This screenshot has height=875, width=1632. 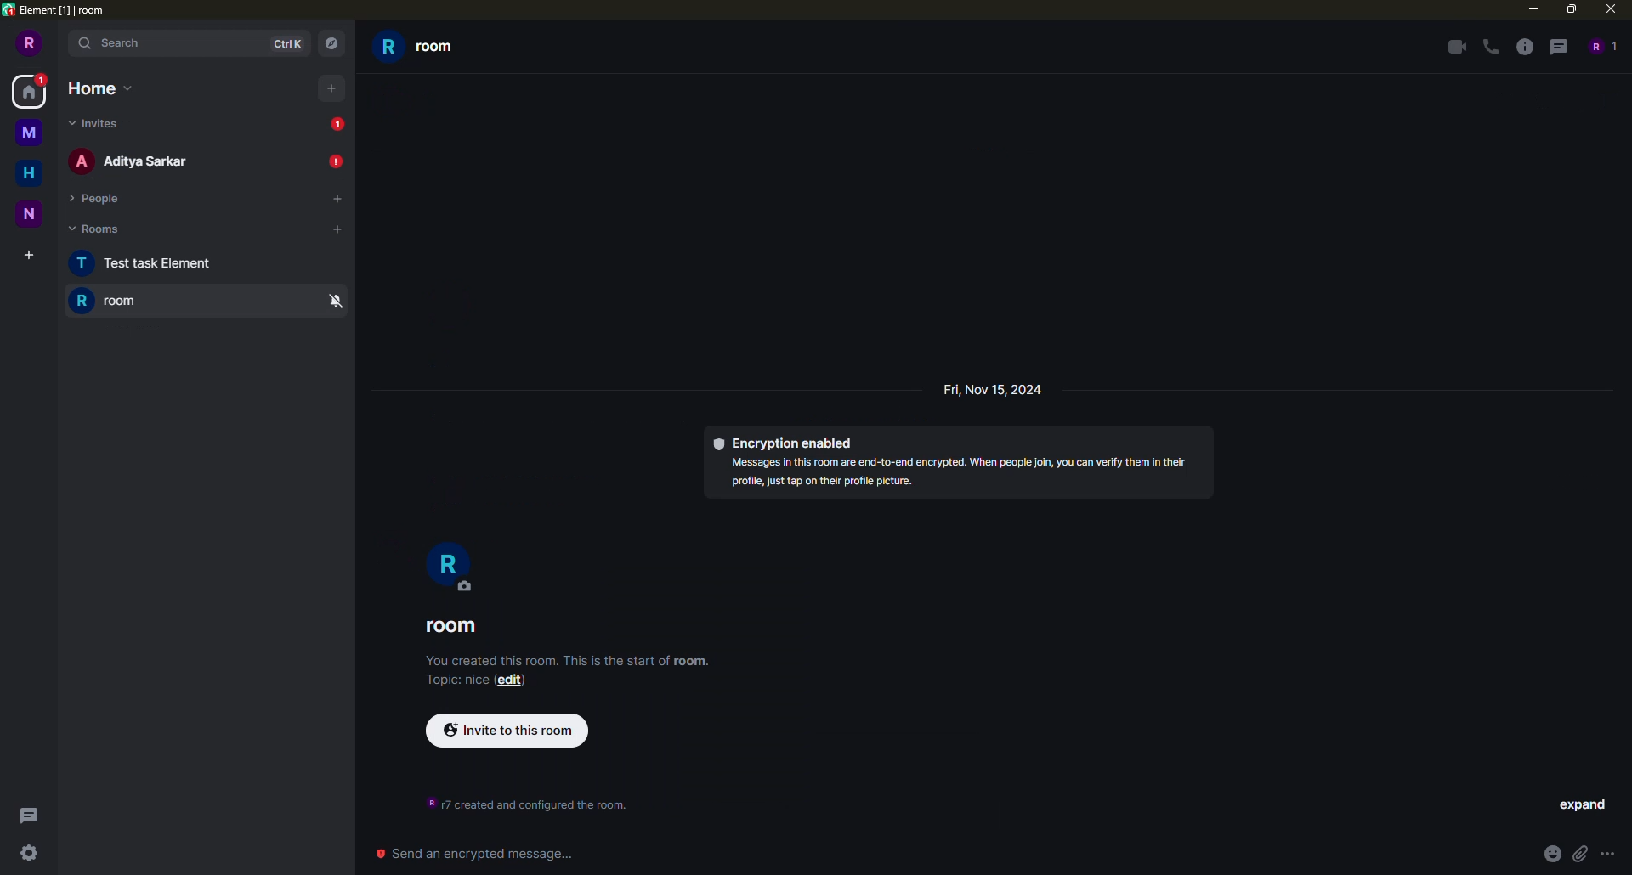 I want to click on element app, so click(x=65, y=12).